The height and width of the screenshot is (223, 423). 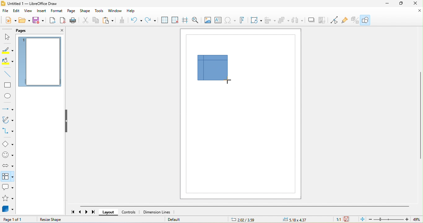 I want to click on connectors, so click(x=8, y=131).